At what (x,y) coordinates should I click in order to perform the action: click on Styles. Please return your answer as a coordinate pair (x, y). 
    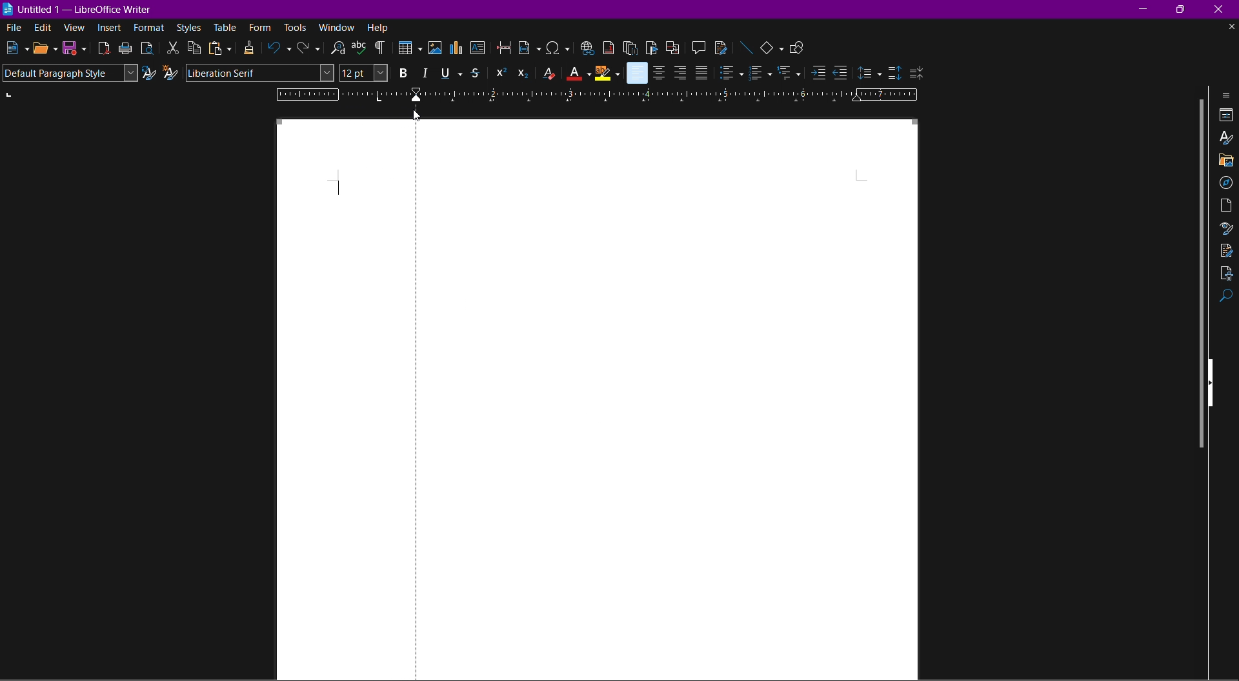
    Looking at the image, I should click on (1227, 139).